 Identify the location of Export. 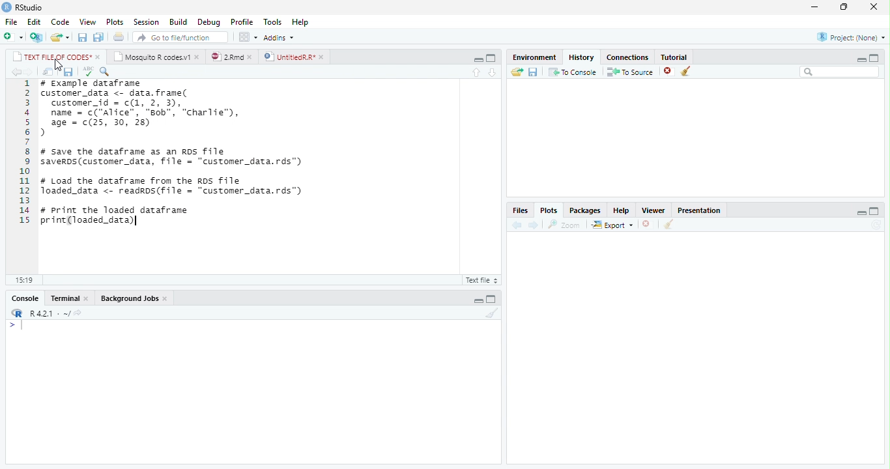
(612, 225).